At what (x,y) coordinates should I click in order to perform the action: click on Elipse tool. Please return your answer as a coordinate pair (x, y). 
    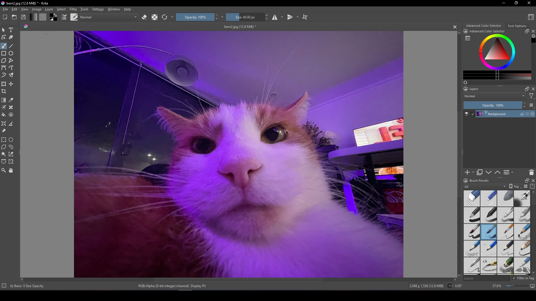
    Looking at the image, I should click on (11, 53).